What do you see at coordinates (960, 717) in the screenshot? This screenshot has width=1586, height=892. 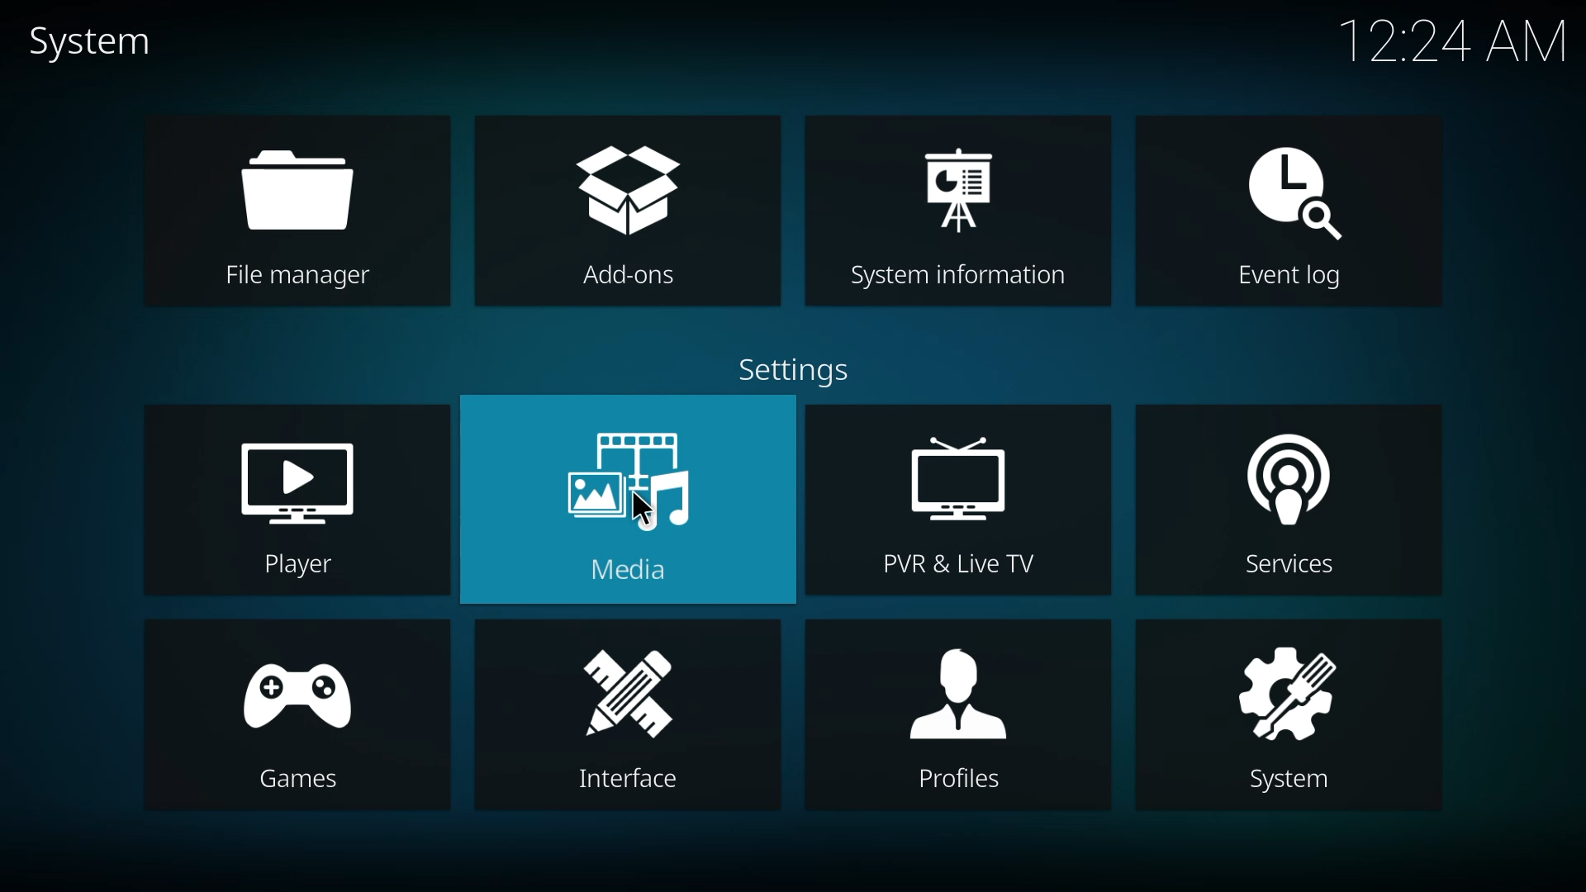 I see `profiles` at bounding box center [960, 717].